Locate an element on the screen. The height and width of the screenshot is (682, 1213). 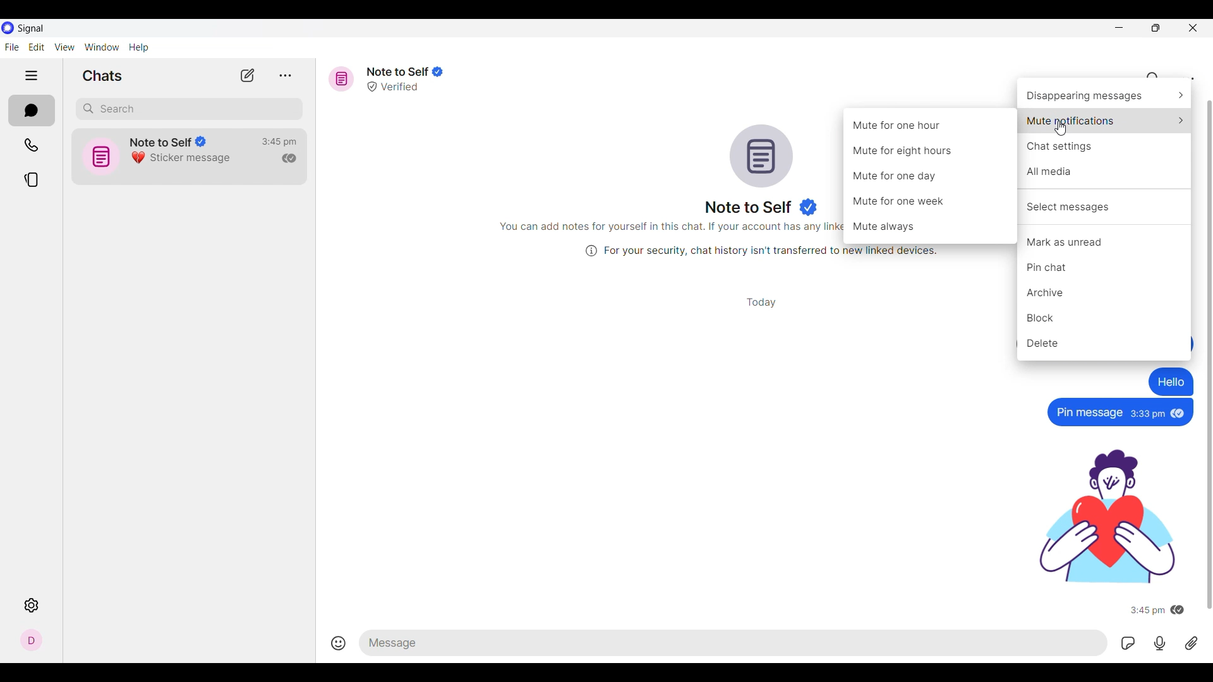
Window menu is located at coordinates (102, 47).